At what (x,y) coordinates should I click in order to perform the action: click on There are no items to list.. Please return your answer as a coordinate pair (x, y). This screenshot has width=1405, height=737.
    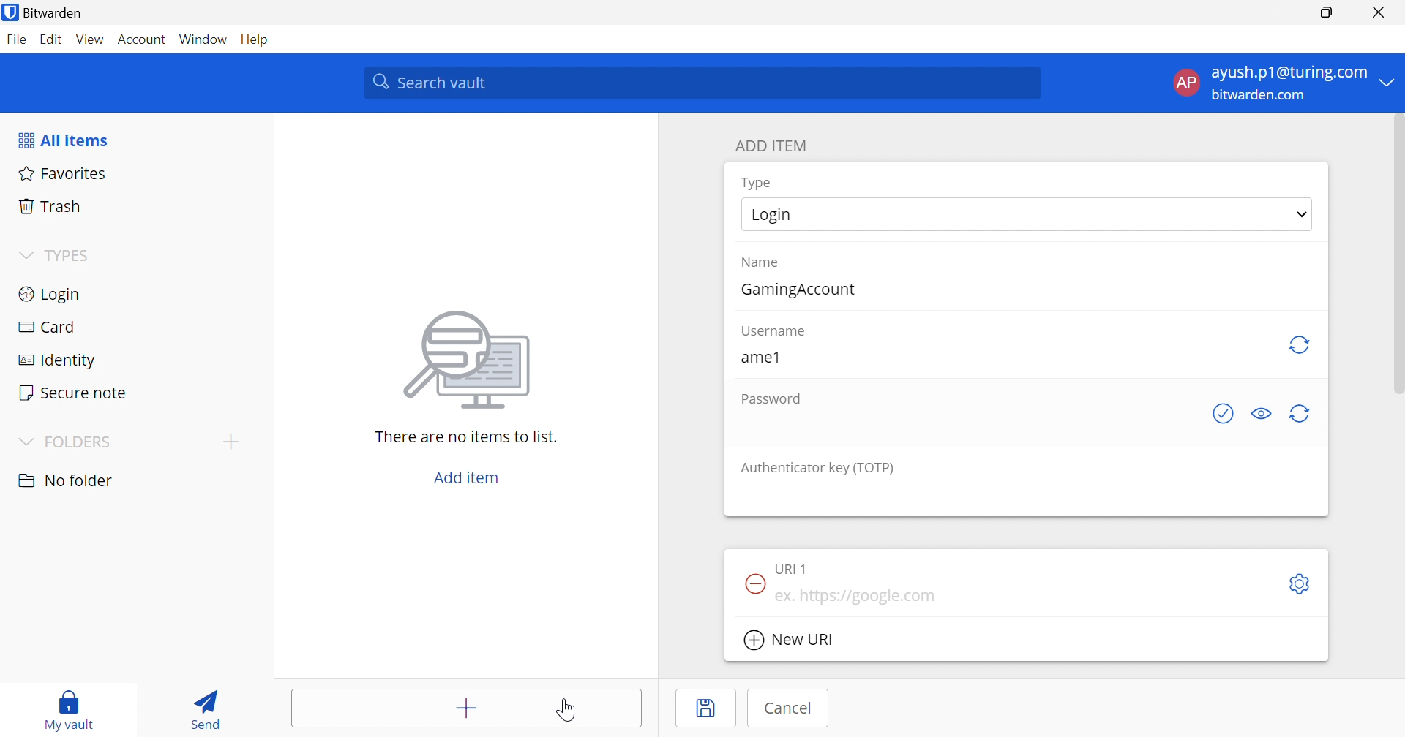
    Looking at the image, I should click on (466, 439).